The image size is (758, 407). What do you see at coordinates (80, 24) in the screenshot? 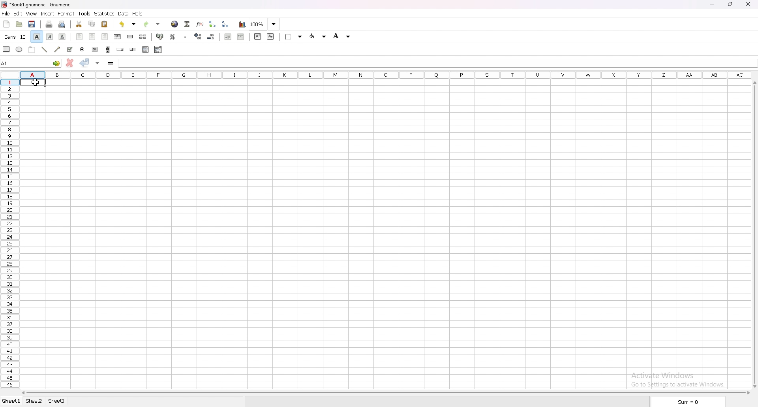
I see `cut` at bounding box center [80, 24].